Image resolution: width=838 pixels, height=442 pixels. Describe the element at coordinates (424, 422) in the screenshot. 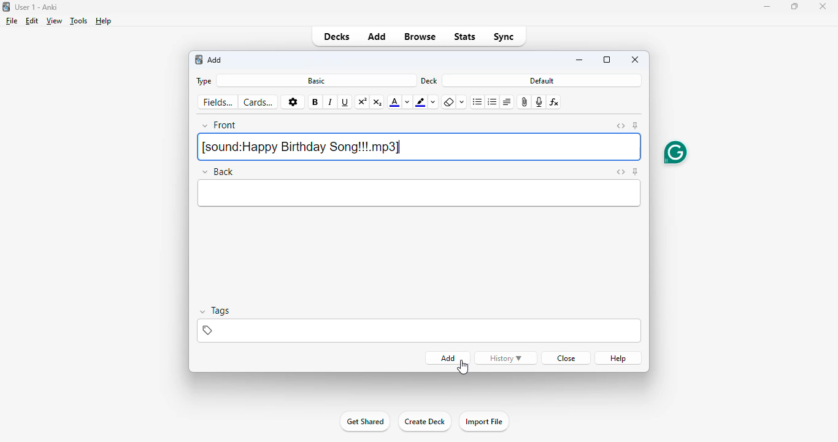

I see `create deck` at that location.